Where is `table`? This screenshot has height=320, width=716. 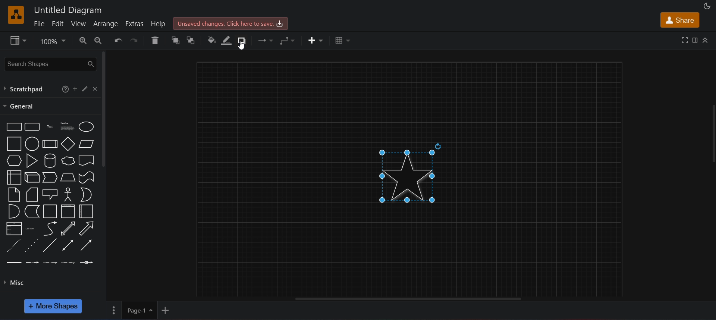 table is located at coordinates (341, 41).